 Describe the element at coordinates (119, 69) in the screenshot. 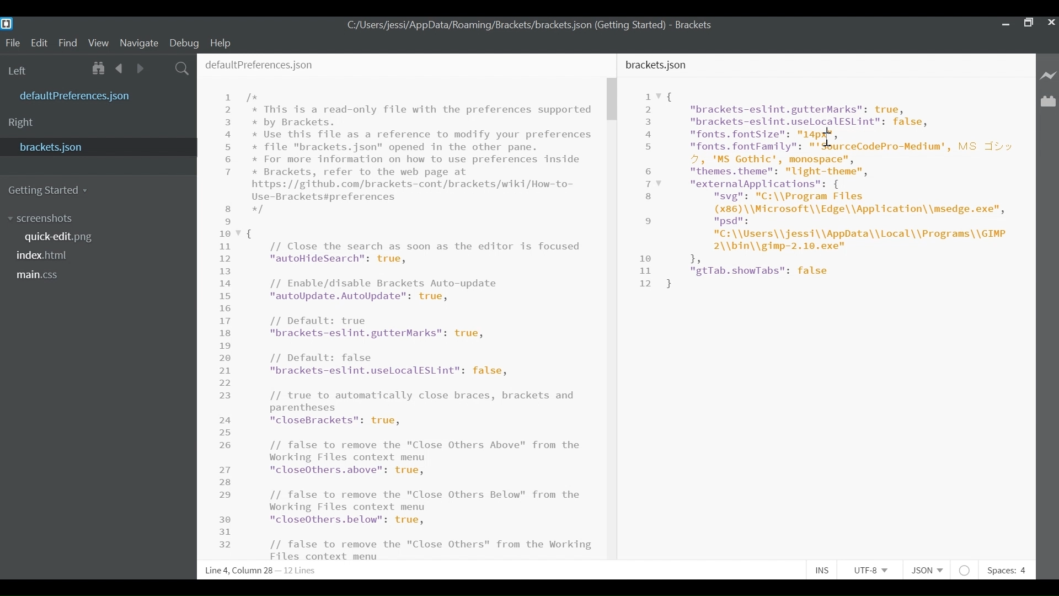

I see `Navigate back` at that location.